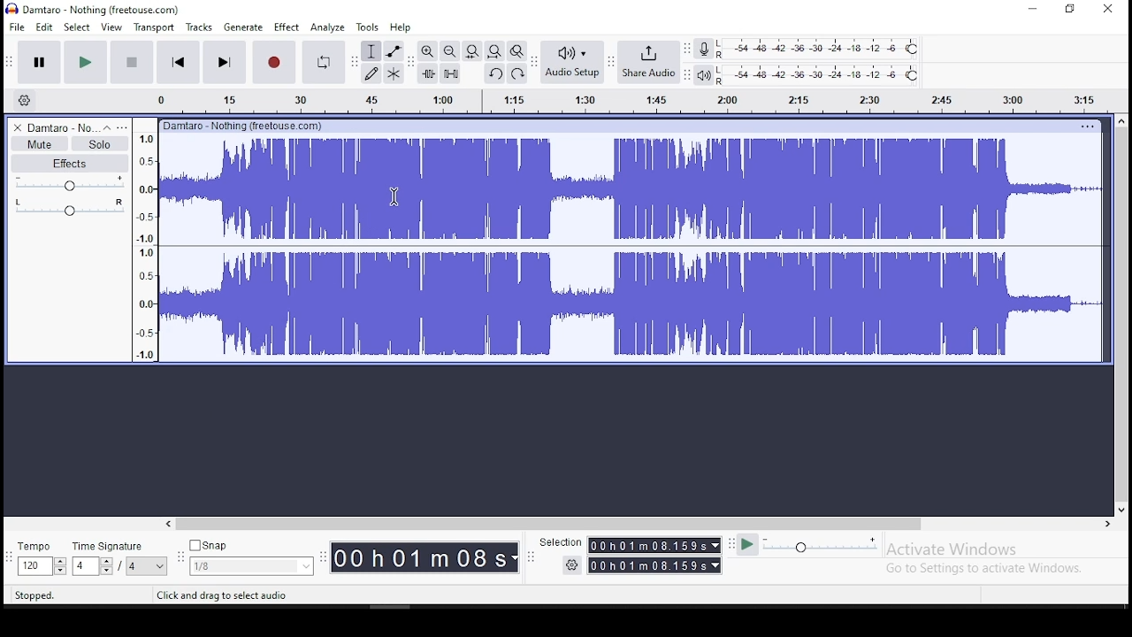 The height and width of the screenshot is (637, 1132). What do you see at coordinates (305, 564) in the screenshot?
I see `Drop down` at bounding box center [305, 564].